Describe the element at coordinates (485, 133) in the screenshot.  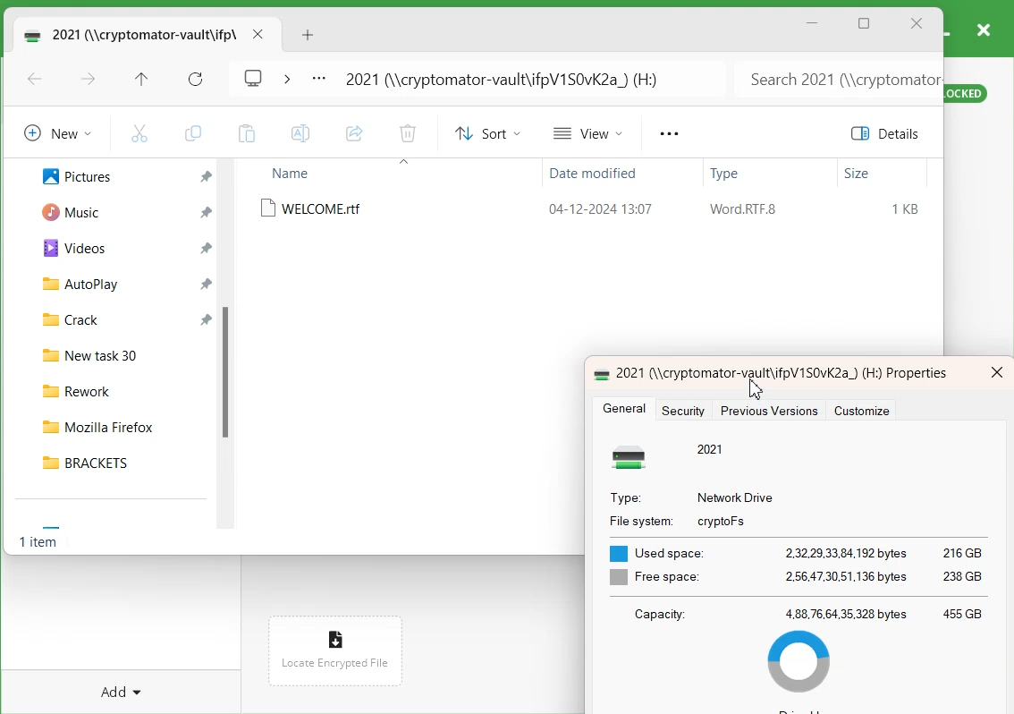
I see `Sort` at that location.